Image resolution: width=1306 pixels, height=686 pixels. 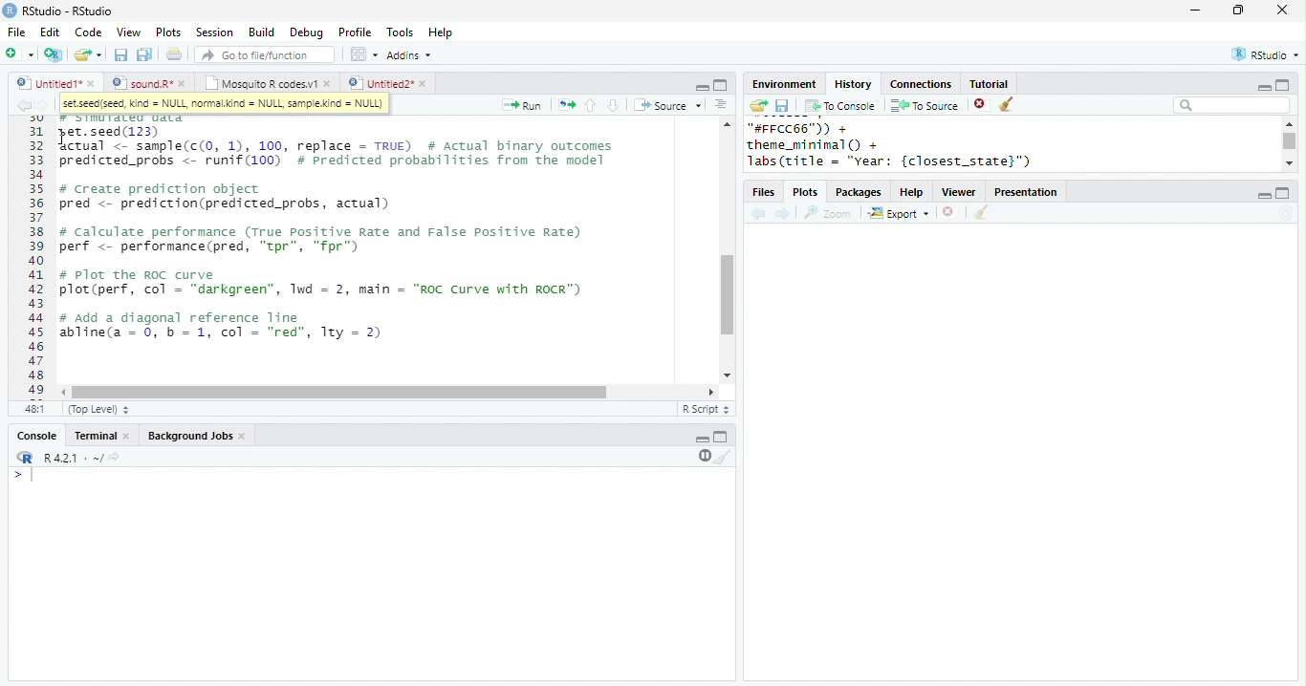 I want to click on Mosquito R codes.v1, so click(x=261, y=83).